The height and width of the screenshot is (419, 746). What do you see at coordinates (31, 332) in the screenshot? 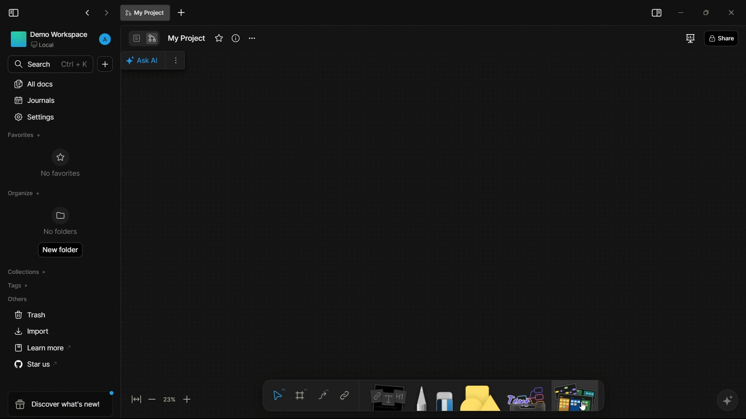
I see `import` at bounding box center [31, 332].